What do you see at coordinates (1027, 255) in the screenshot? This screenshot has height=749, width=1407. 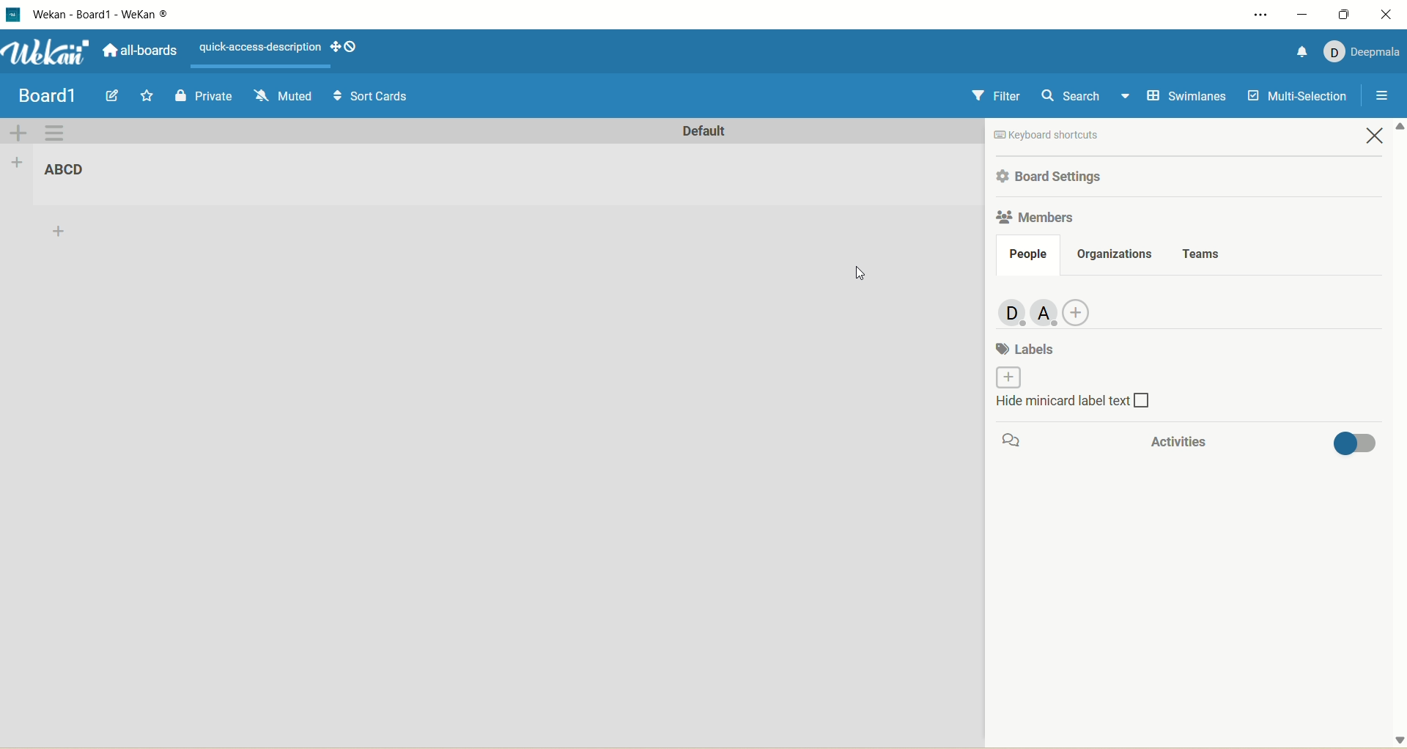 I see `people` at bounding box center [1027, 255].